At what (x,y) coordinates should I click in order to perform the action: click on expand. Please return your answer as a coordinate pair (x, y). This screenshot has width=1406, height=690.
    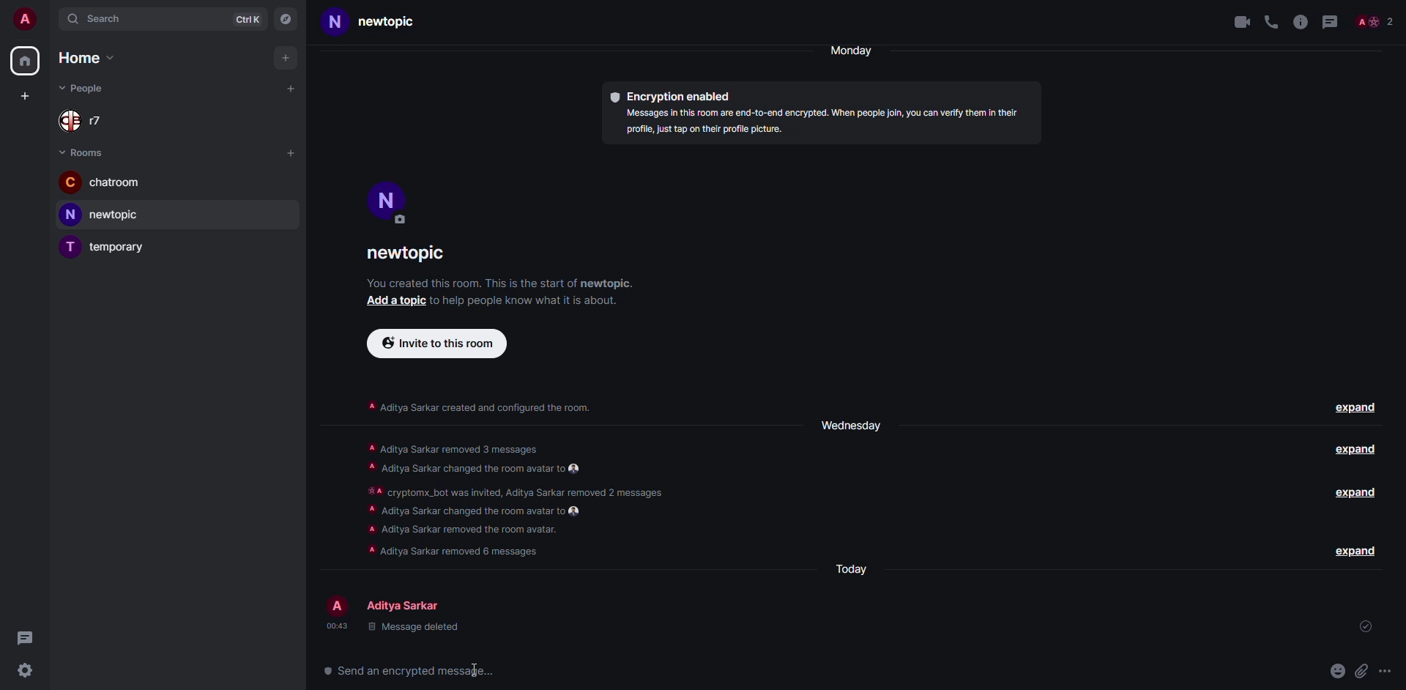
    Looking at the image, I should click on (1360, 493).